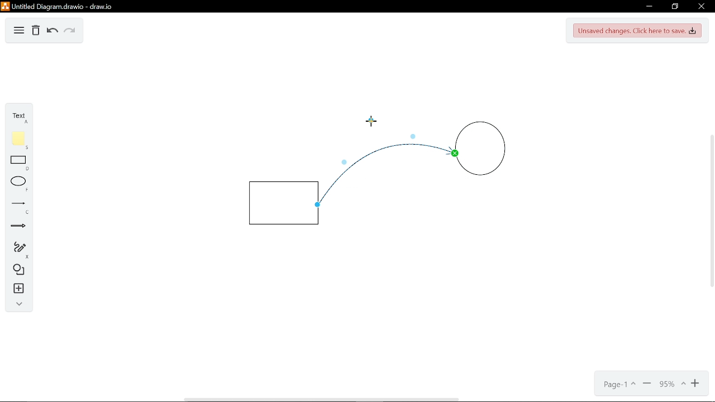 This screenshot has width=715, height=402. Describe the element at coordinates (17, 183) in the screenshot. I see `ELlippse` at that location.